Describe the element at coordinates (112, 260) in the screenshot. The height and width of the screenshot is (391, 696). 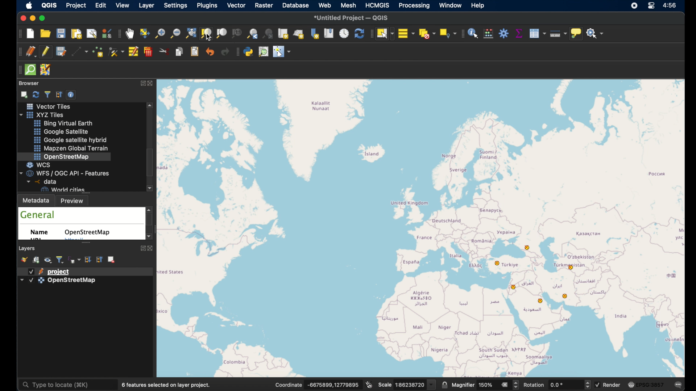
I see `remove layer/group` at that location.